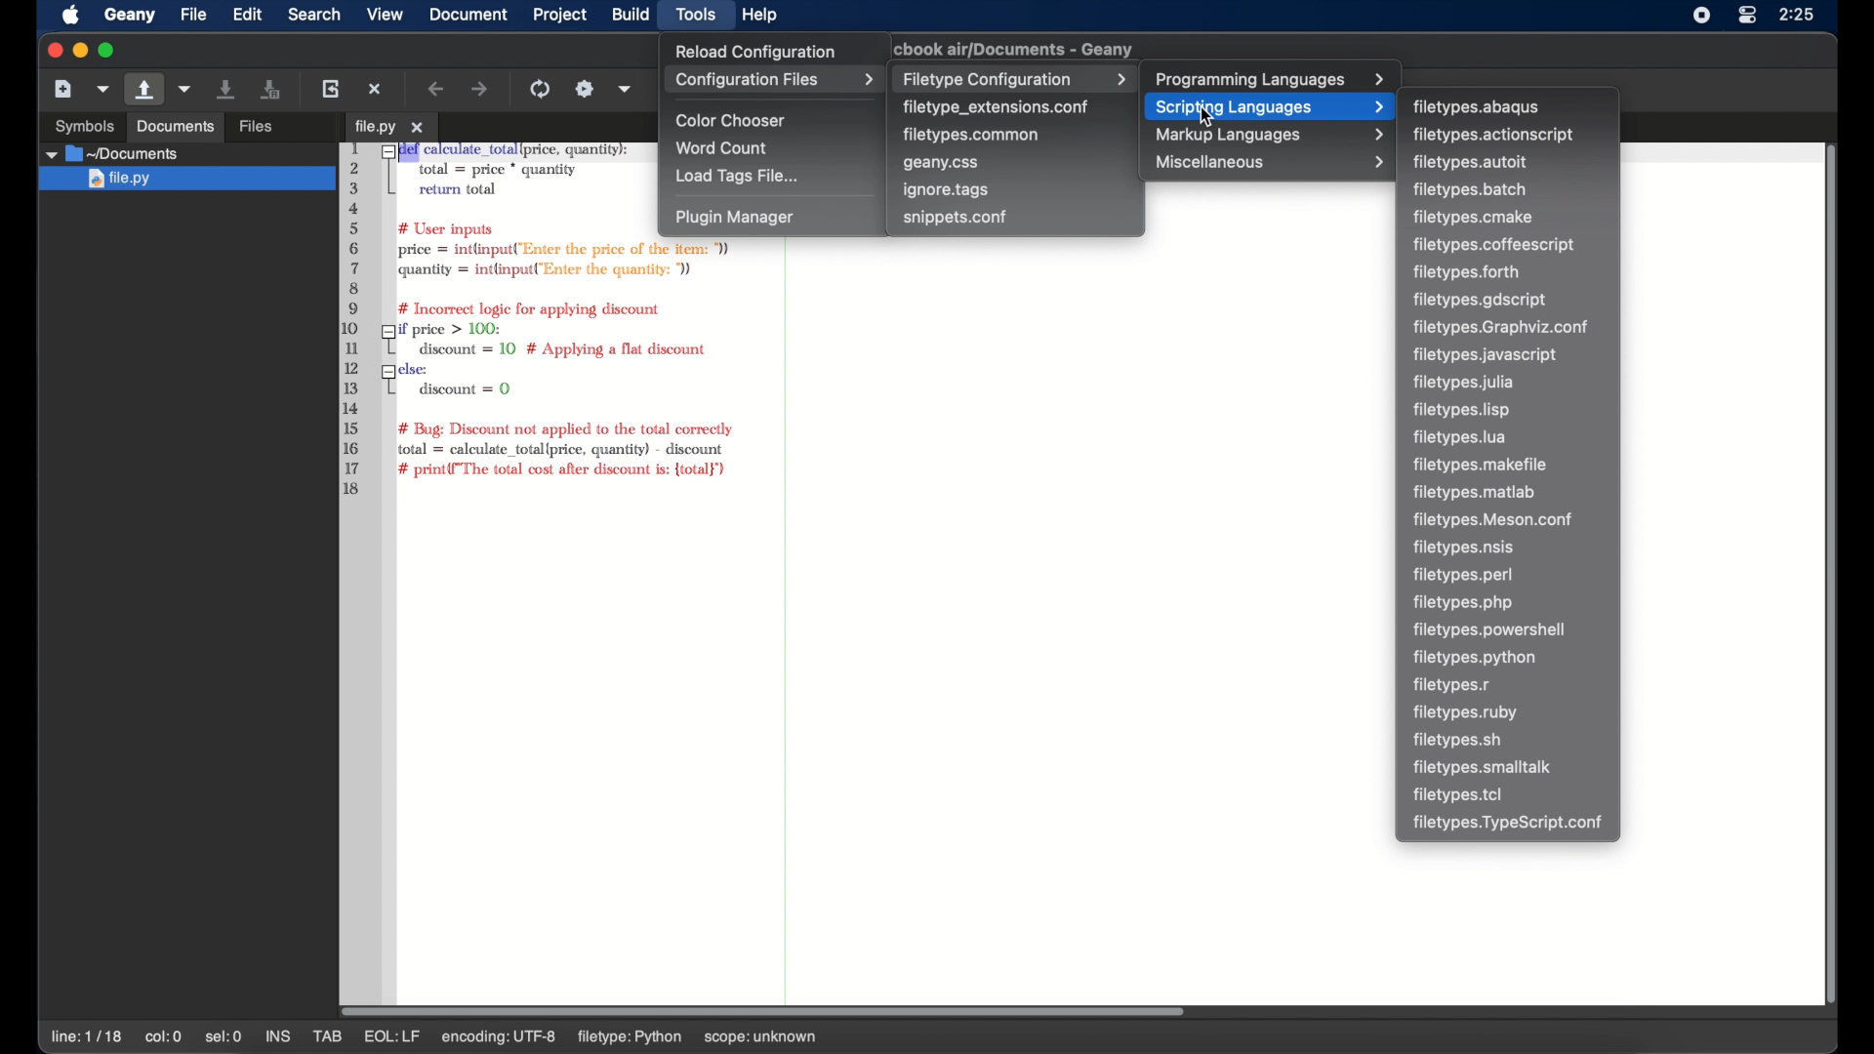  Describe the element at coordinates (734, 218) in the screenshot. I see `plugin manager` at that location.